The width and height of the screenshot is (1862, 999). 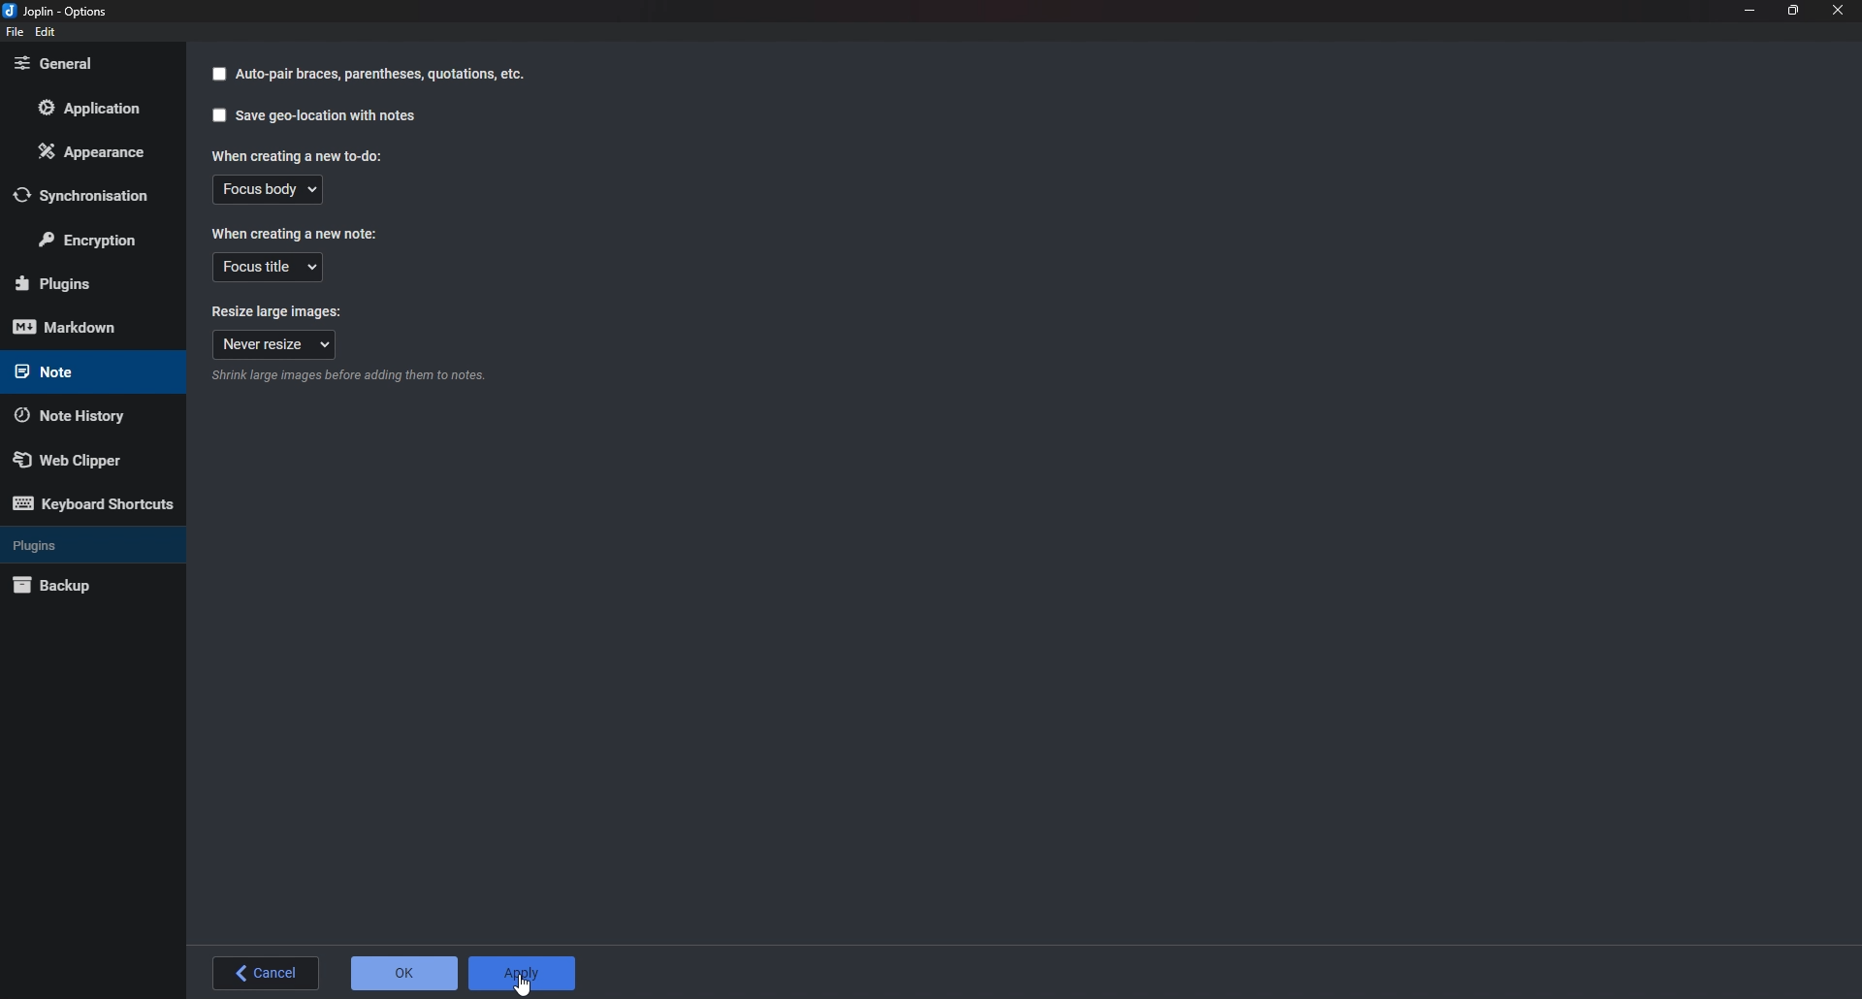 What do you see at coordinates (66, 13) in the screenshot?
I see `Joplin` at bounding box center [66, 13].